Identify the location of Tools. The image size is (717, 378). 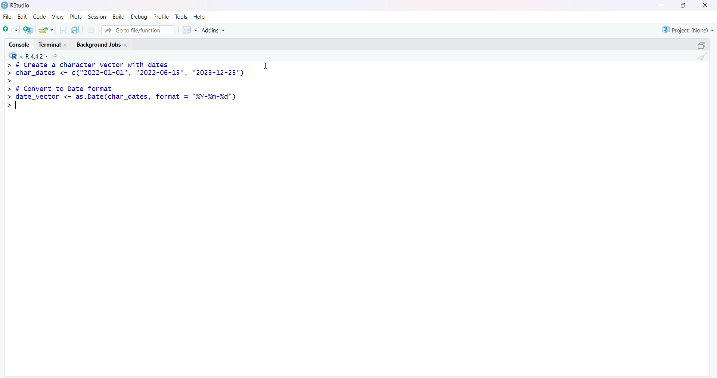
(181, 16).